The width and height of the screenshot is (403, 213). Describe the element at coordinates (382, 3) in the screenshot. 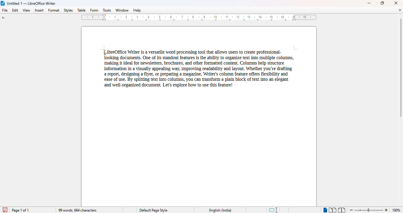

I see `maximize` at that location.